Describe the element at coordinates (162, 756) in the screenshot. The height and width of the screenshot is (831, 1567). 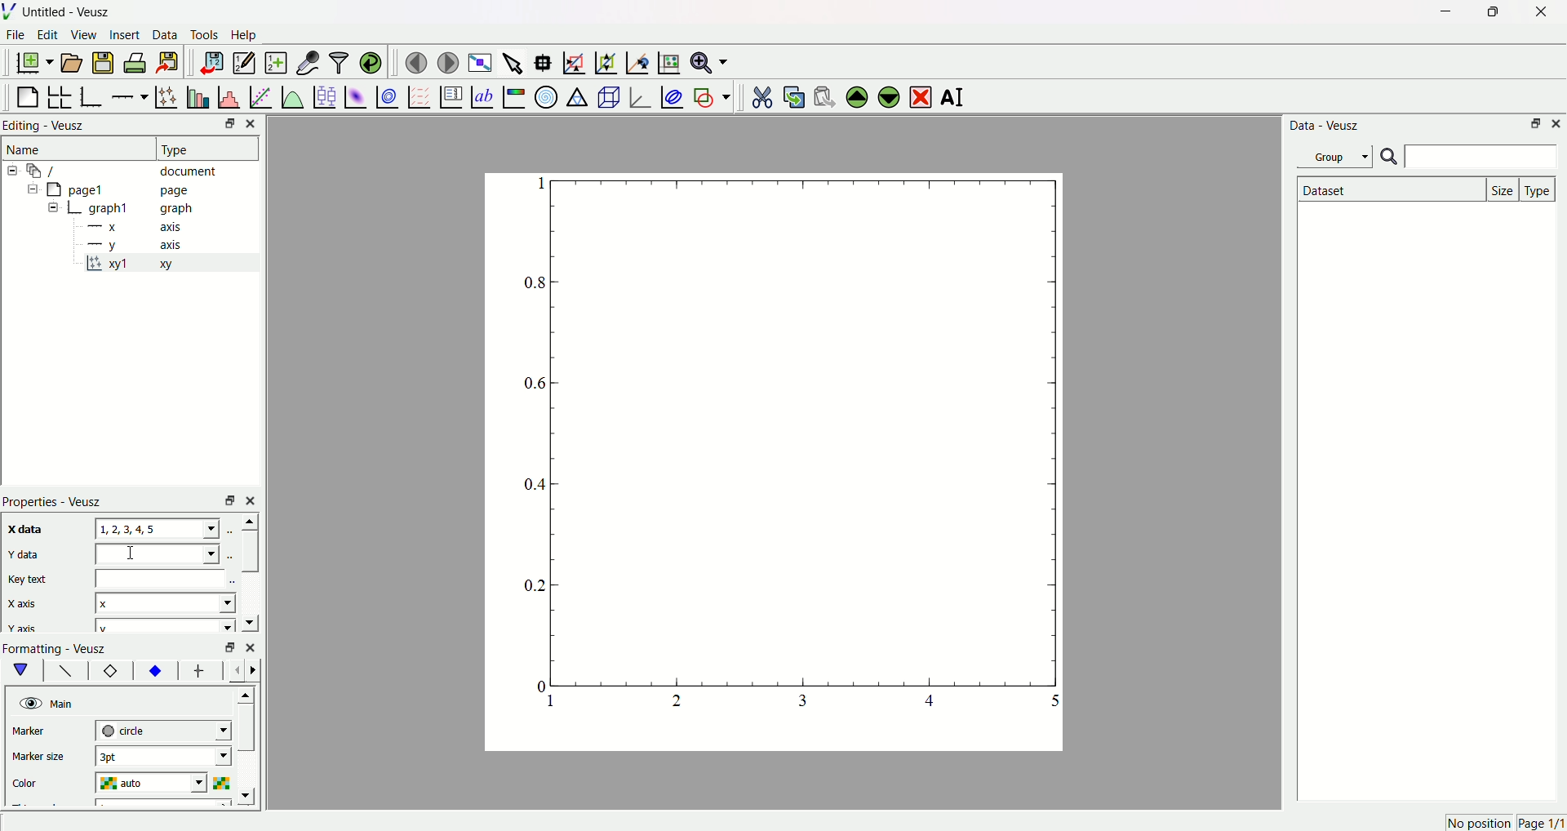
I see `3pt` at that location.